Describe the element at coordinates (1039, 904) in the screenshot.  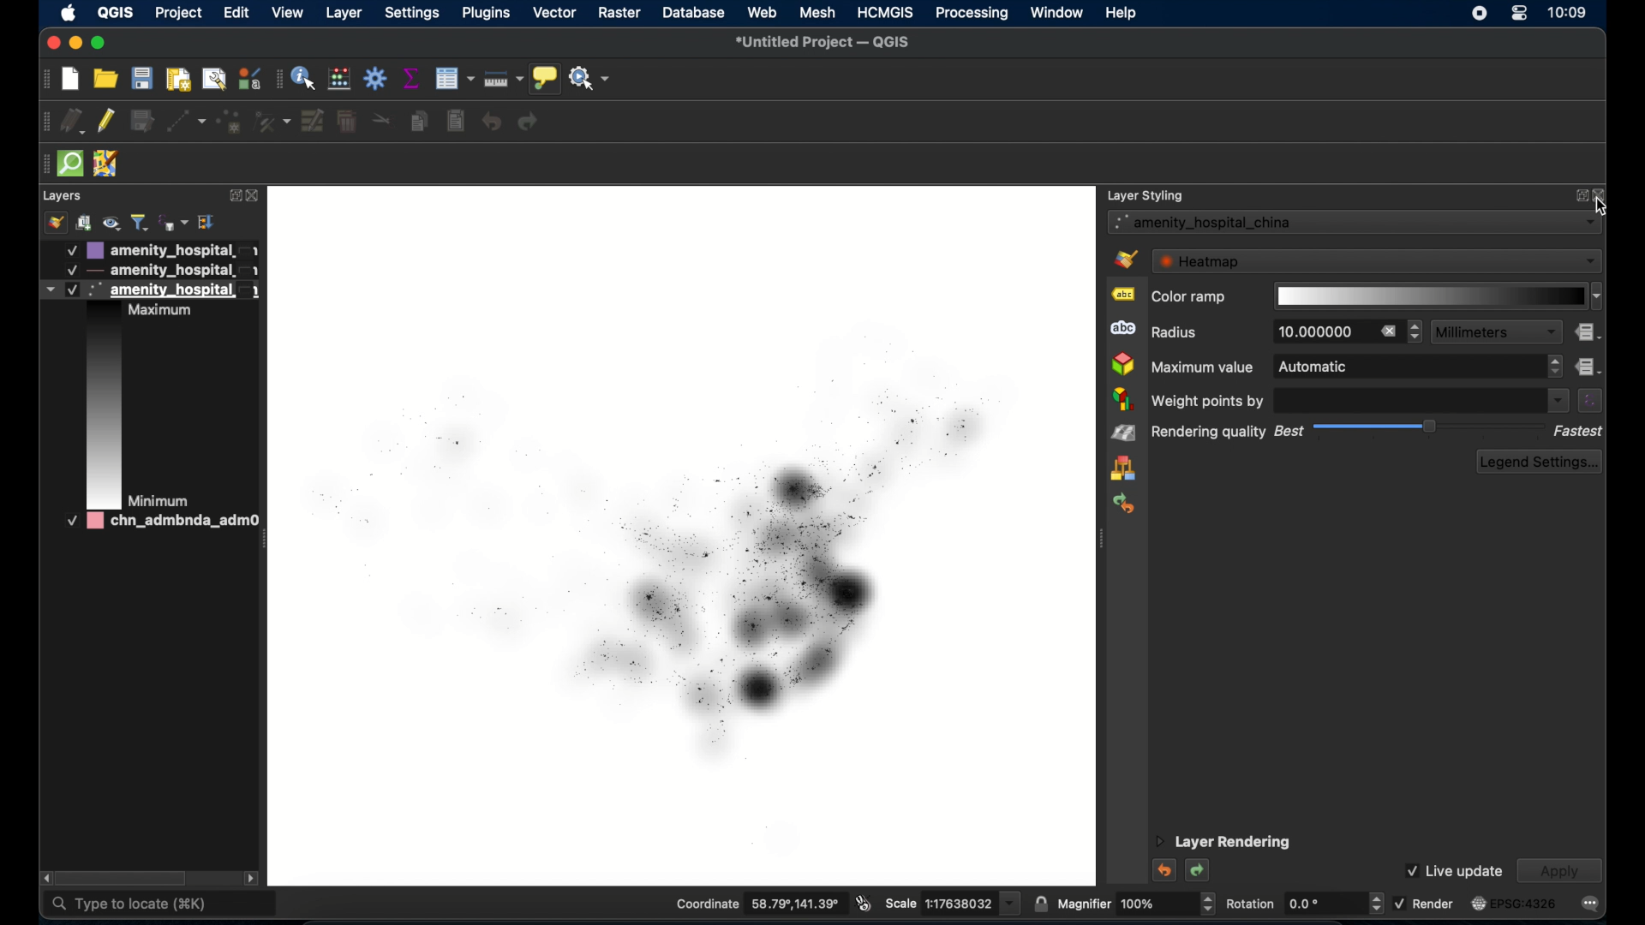
I see `lock scale` at that location.